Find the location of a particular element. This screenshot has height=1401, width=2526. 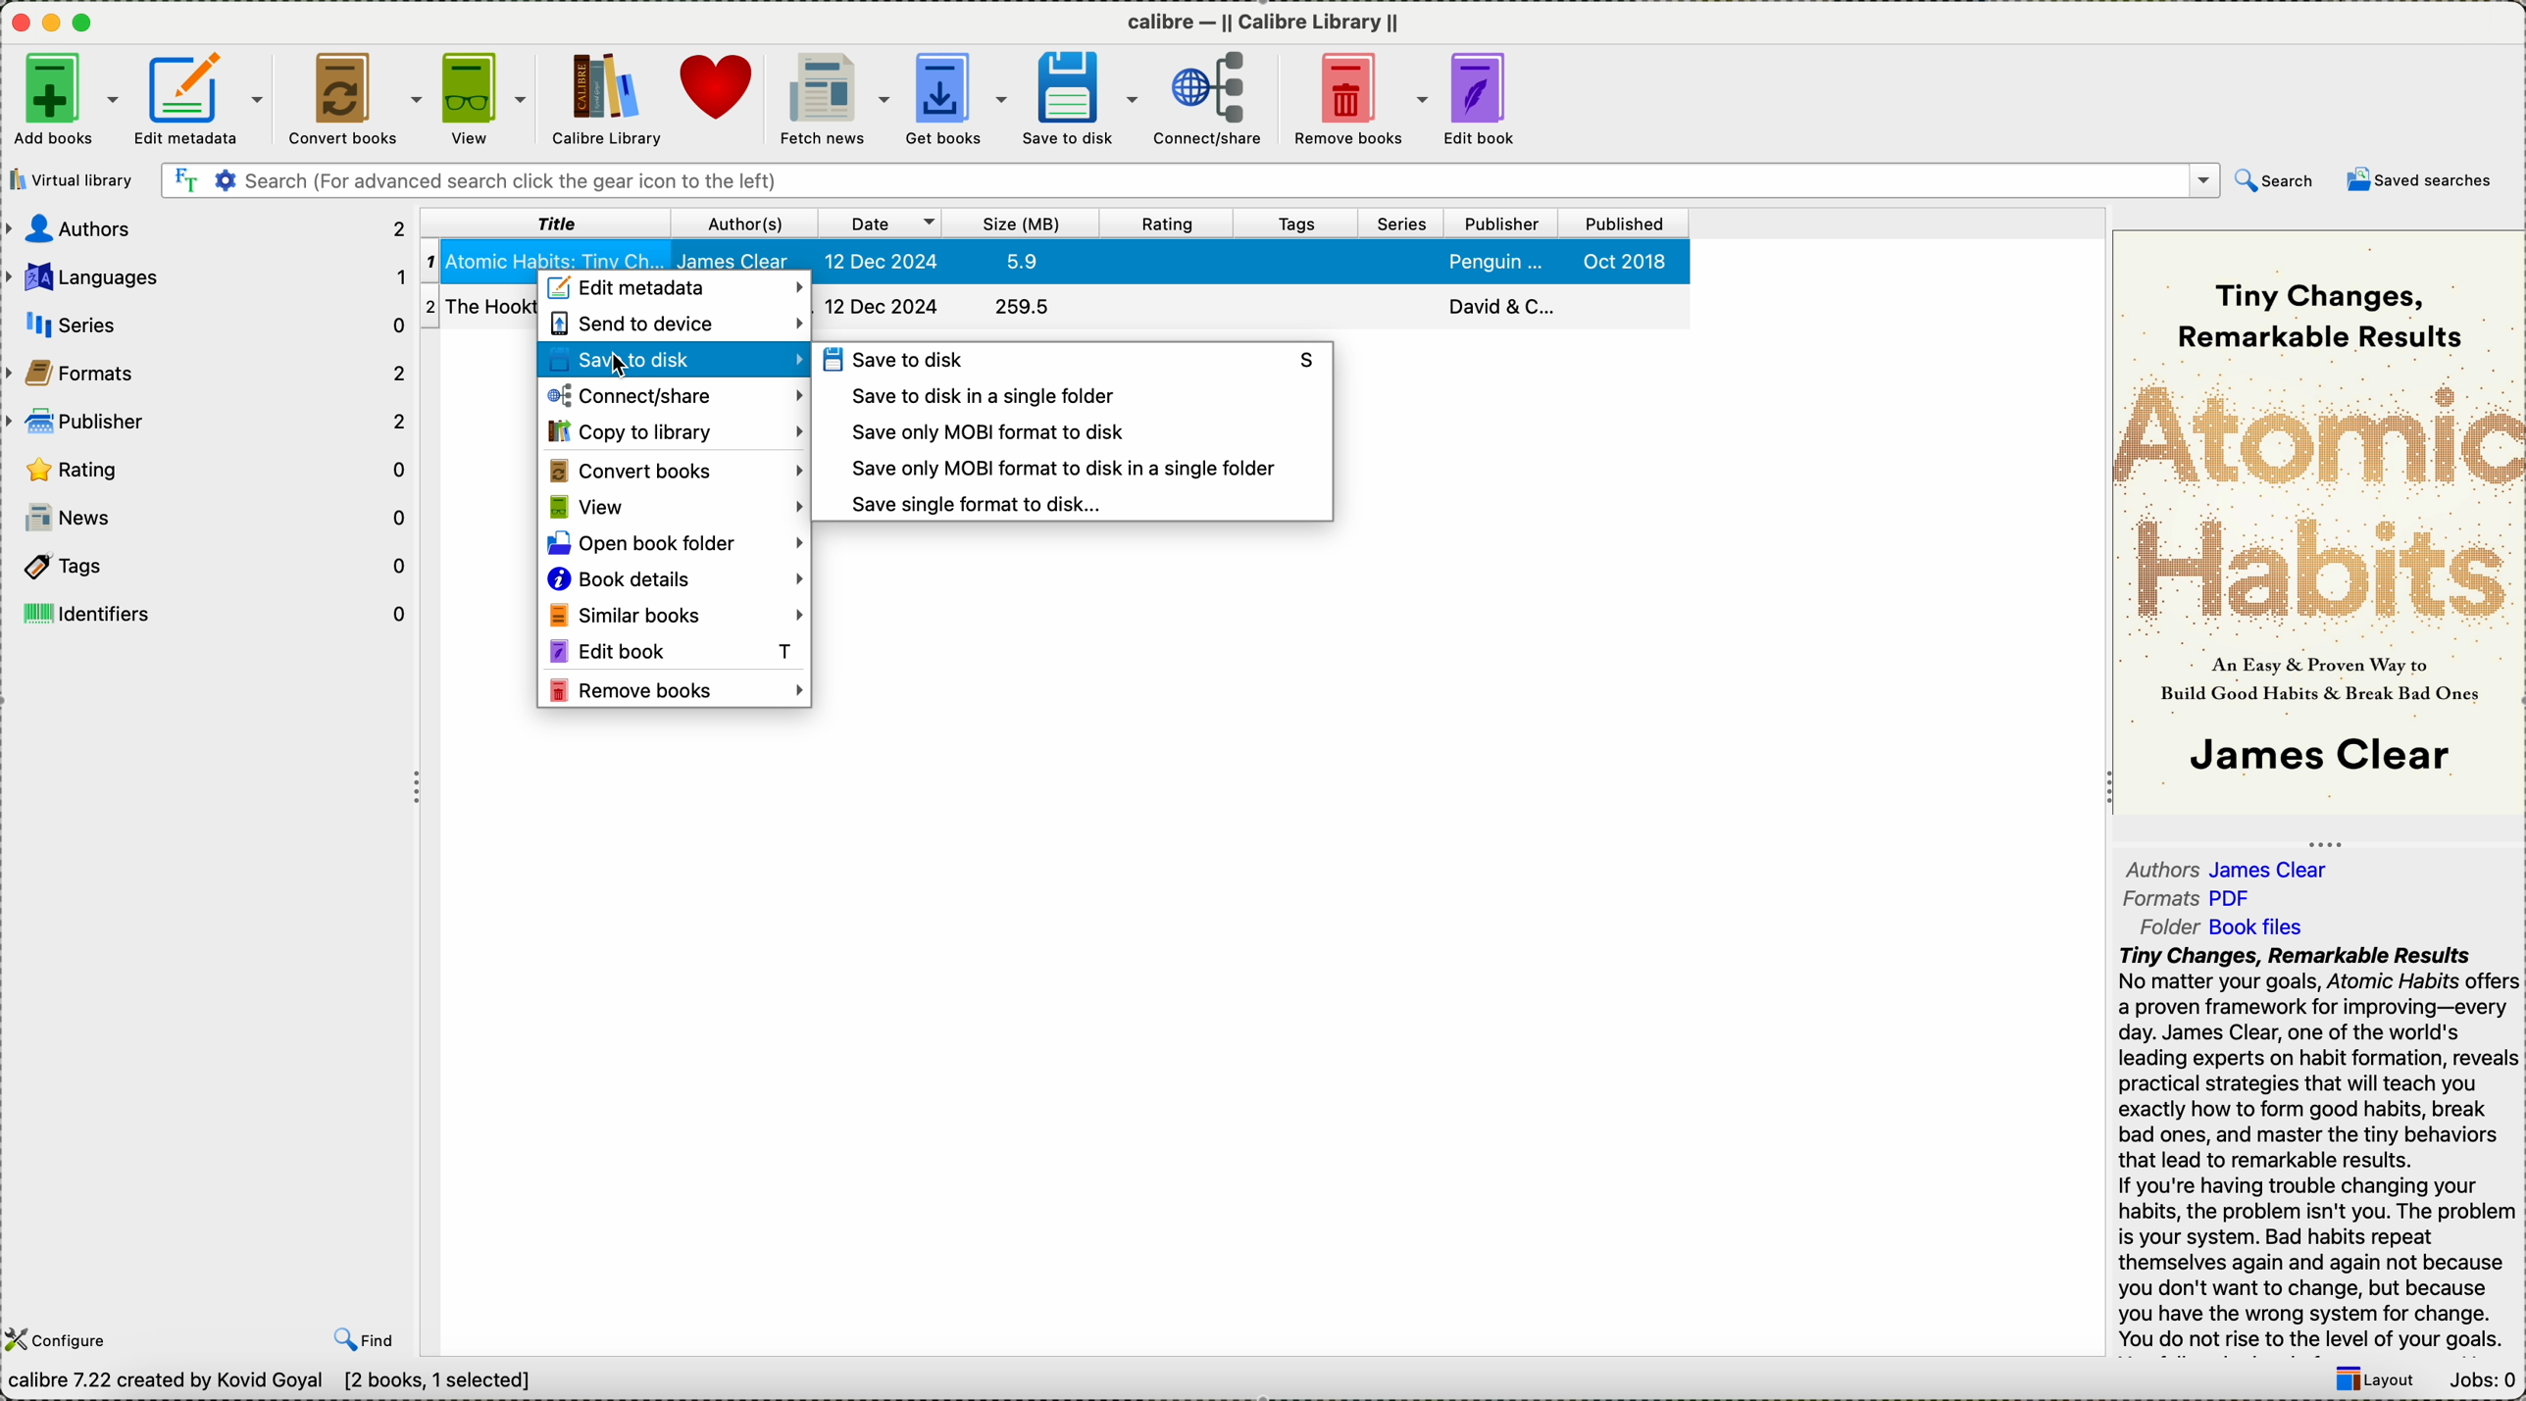

publisher is located at coordinates (1500, 224).